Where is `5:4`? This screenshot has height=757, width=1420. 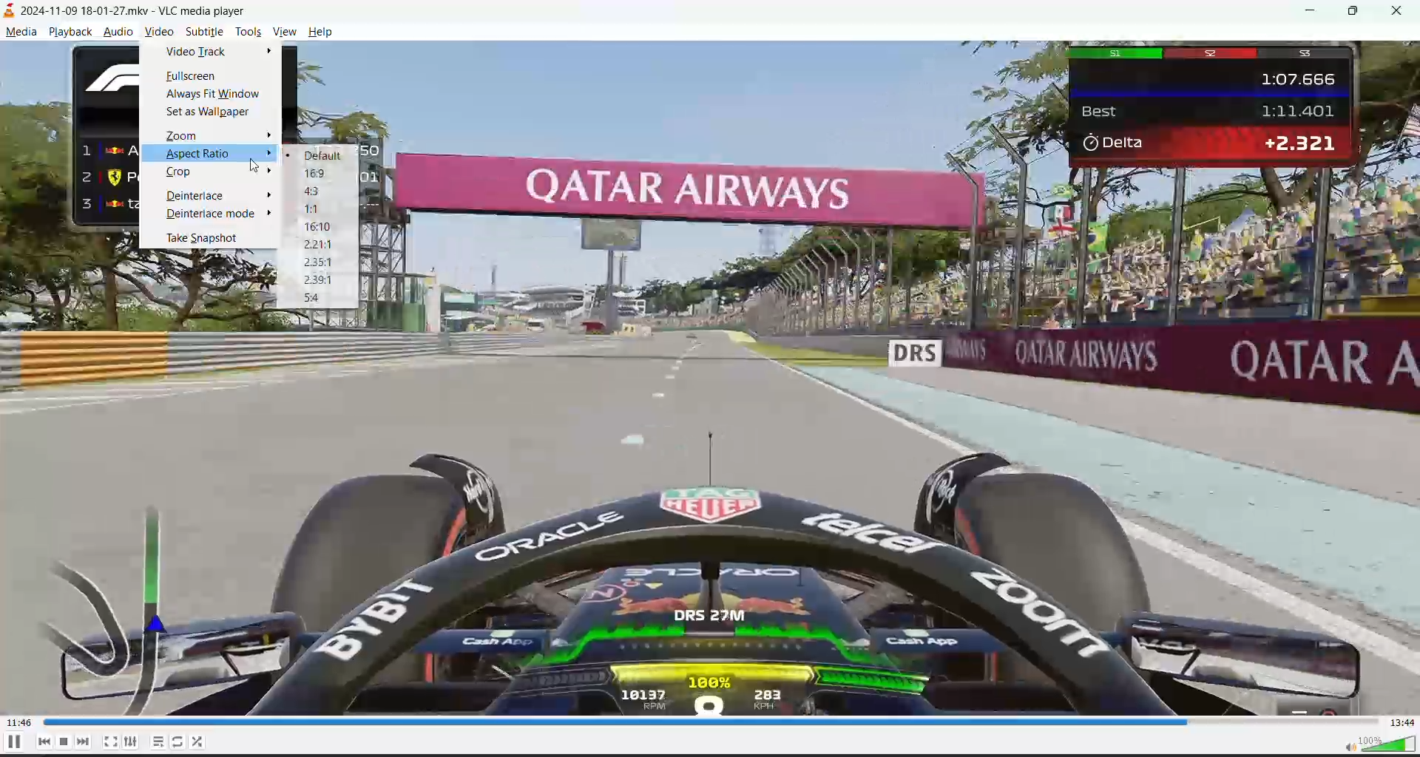 5:4 is located at coordinates (314, 296).